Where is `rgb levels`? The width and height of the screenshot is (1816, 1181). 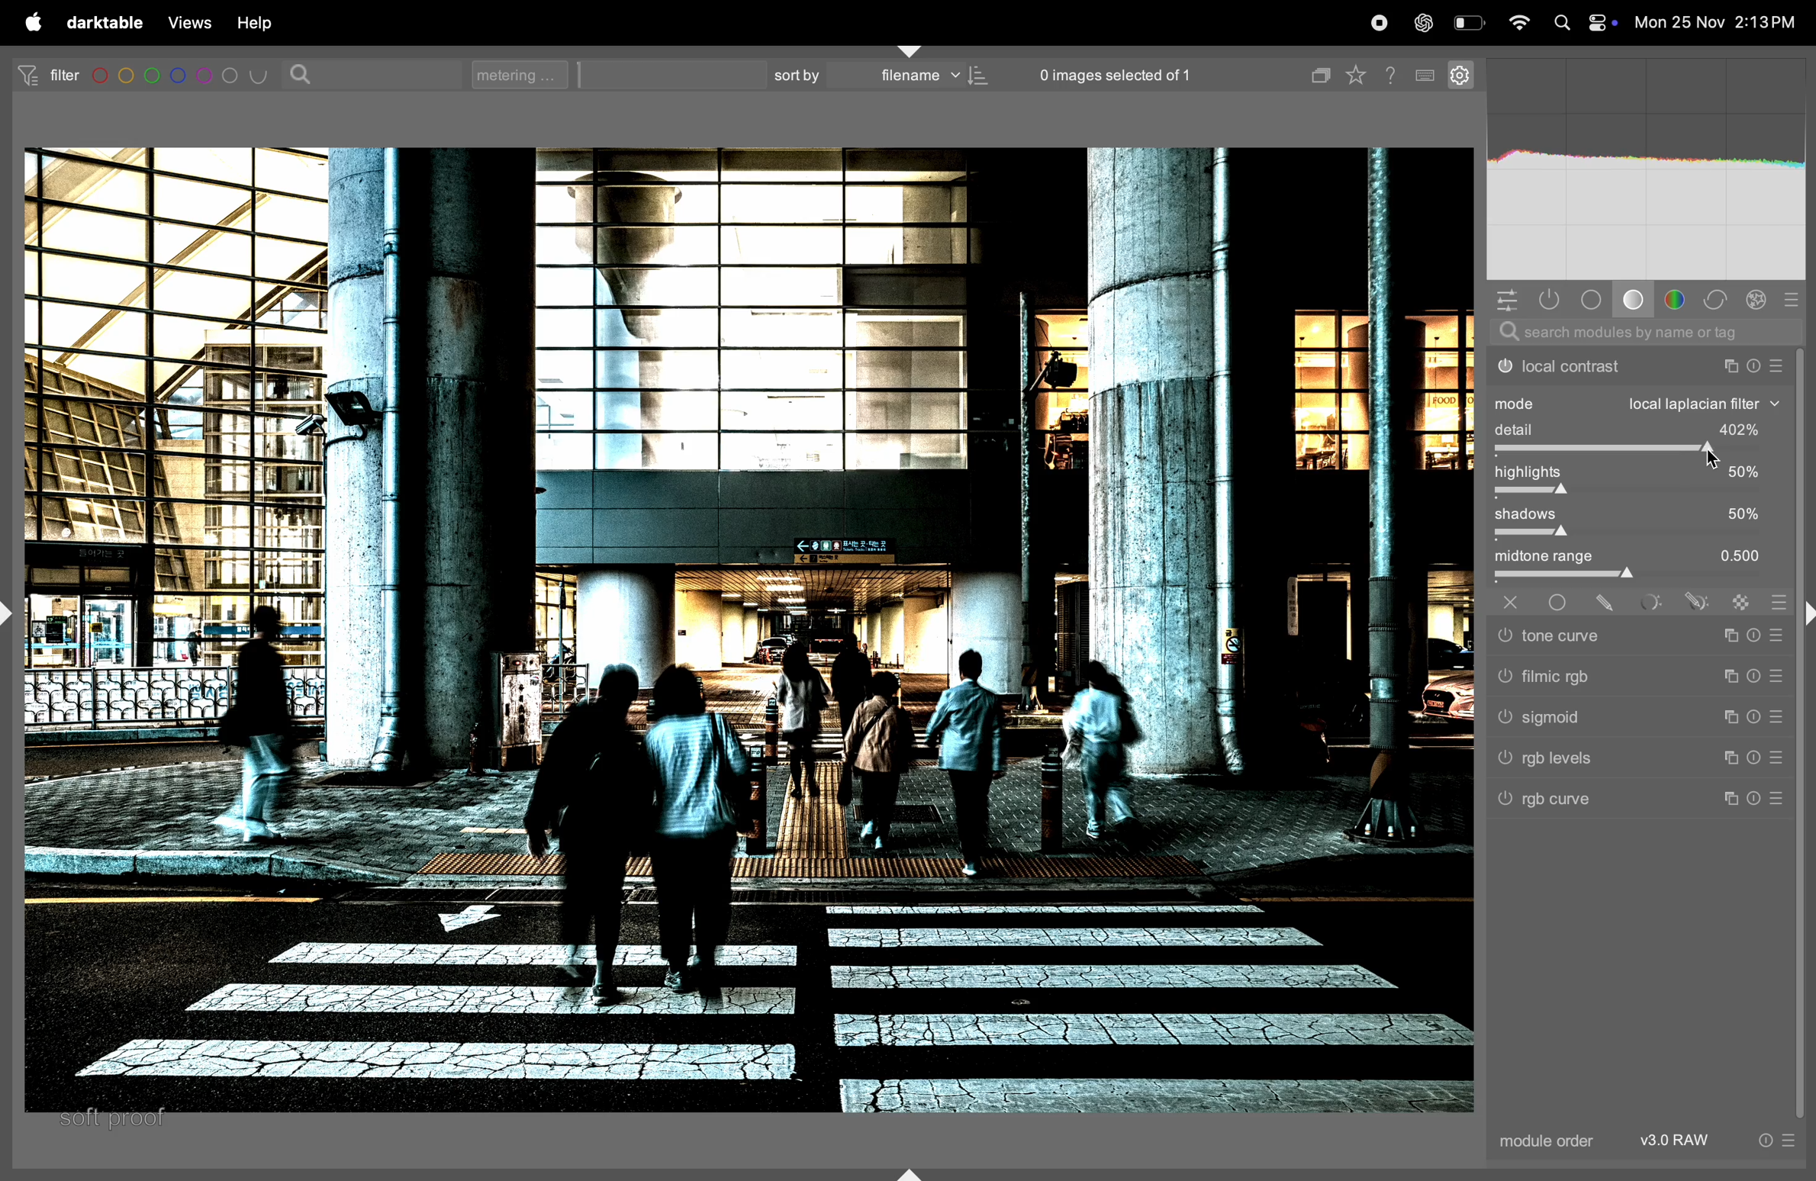
rgb levels is located at coordinates (1631, 761).